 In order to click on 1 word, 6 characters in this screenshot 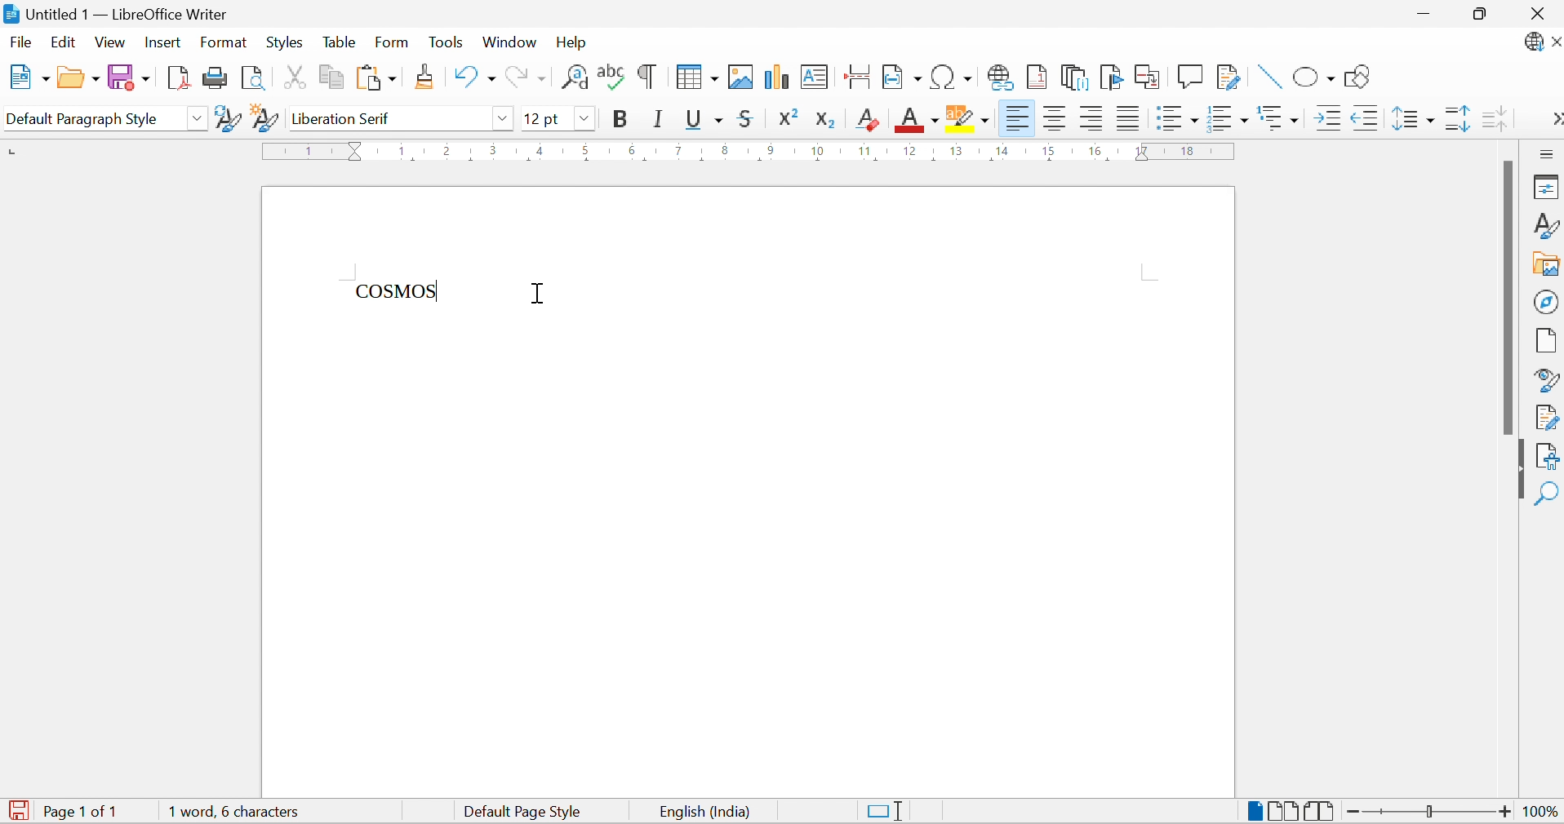, I will do `click(239, 811)`.